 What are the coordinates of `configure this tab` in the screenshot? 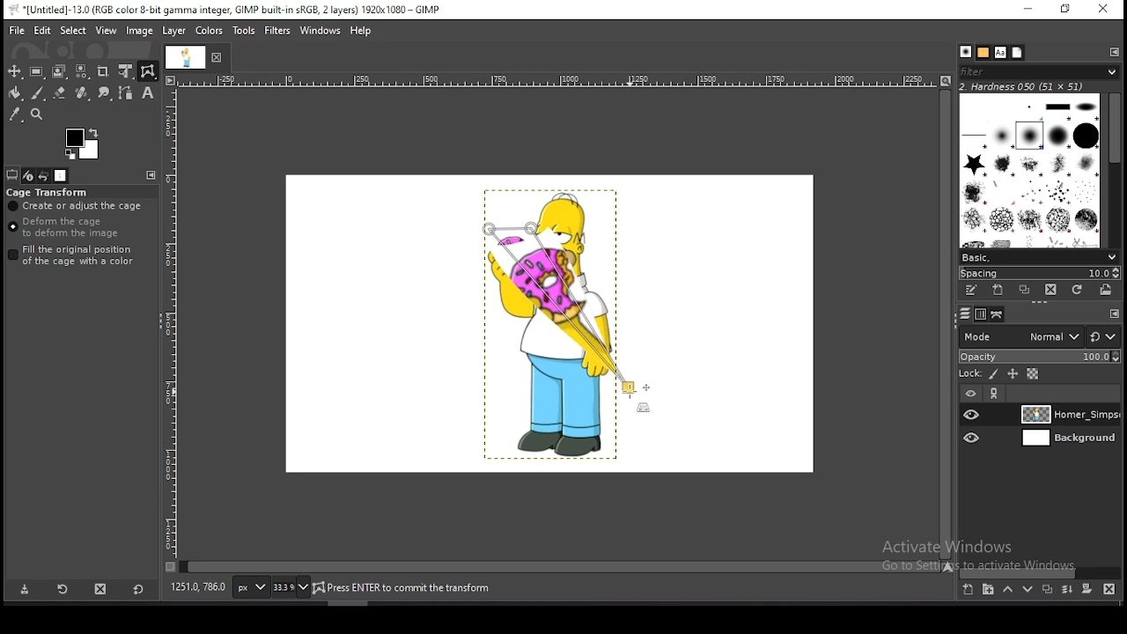 It's located at (1115, 313).